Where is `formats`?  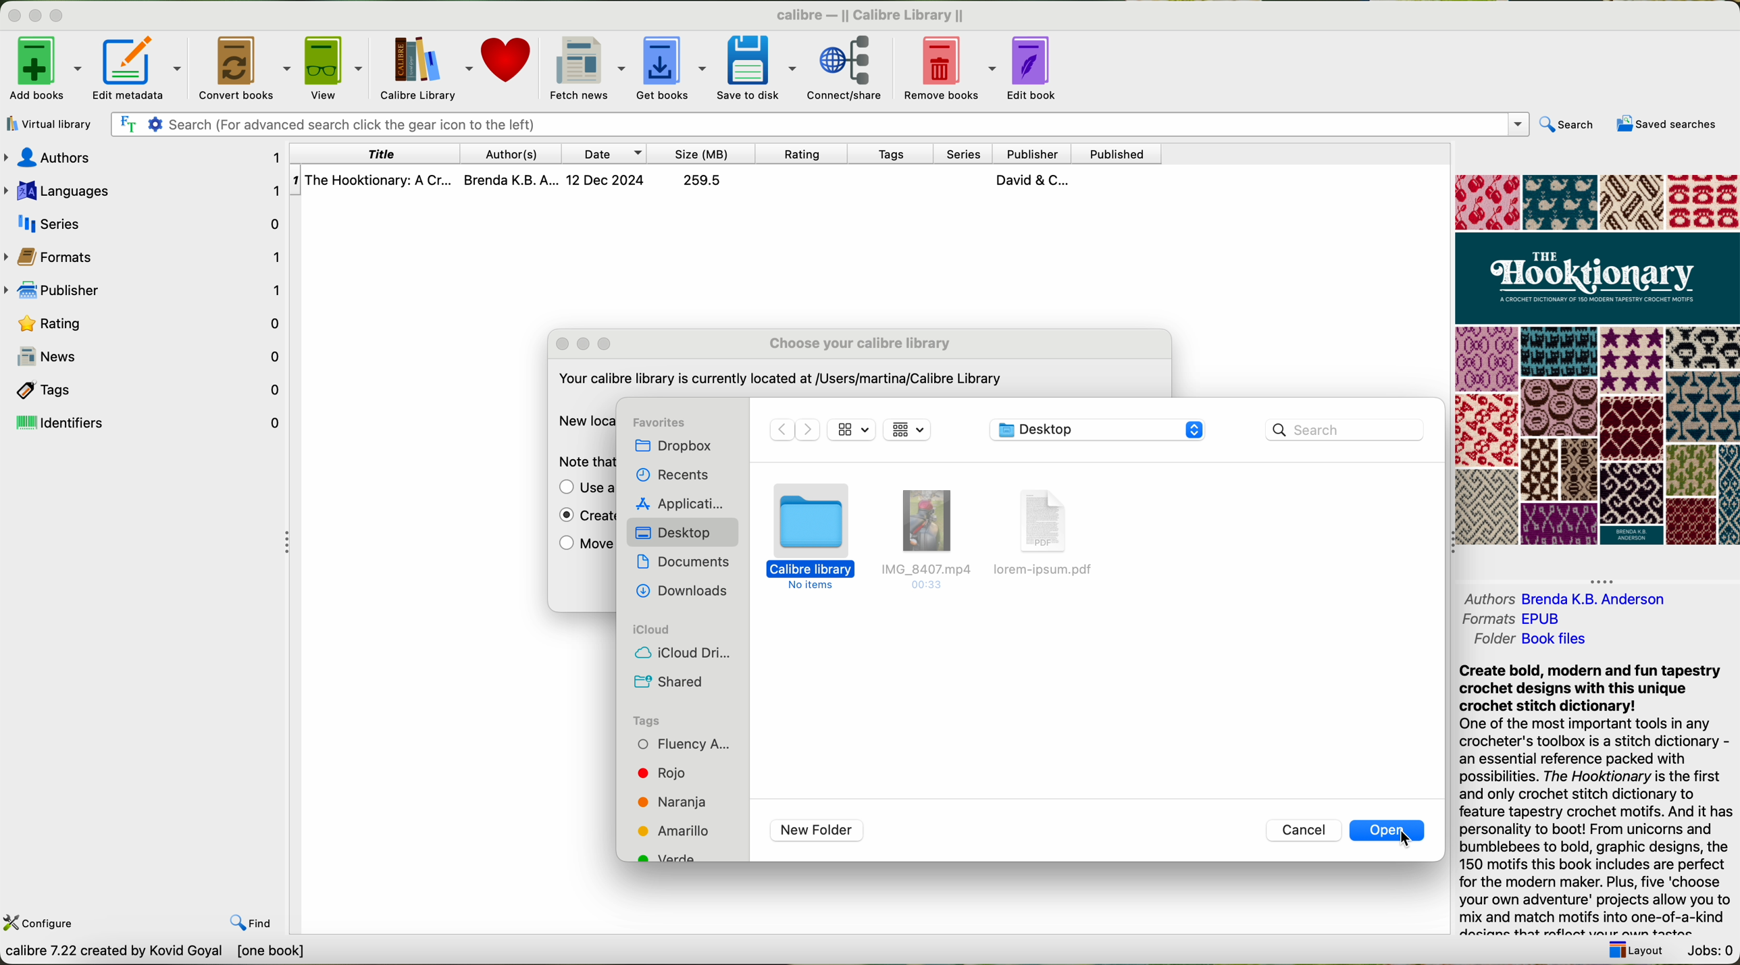
formats is located at coordinates (146, 258).